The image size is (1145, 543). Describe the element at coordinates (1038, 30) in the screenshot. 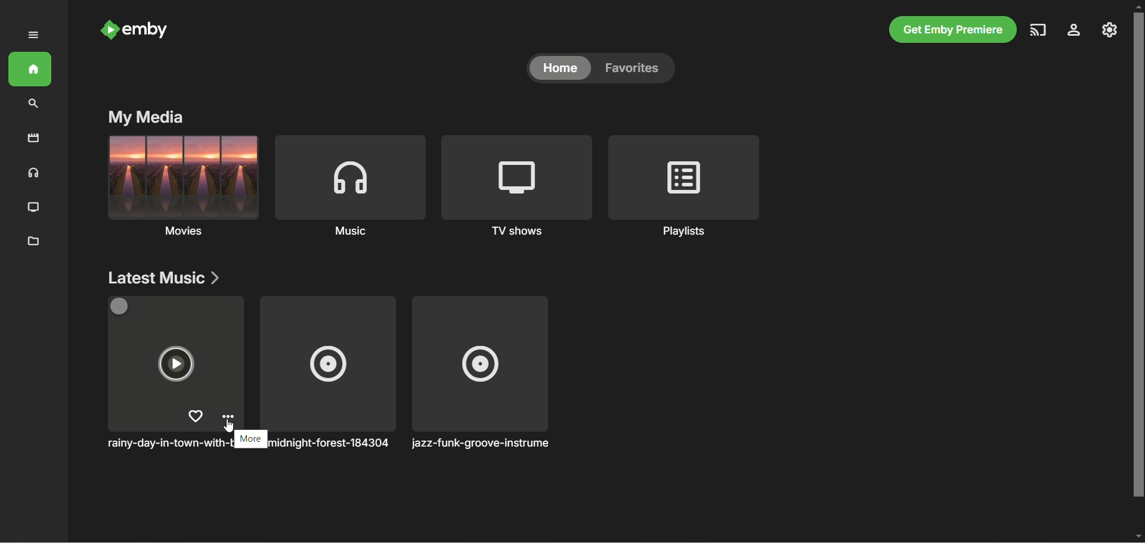

I see `play on another device` at that location.